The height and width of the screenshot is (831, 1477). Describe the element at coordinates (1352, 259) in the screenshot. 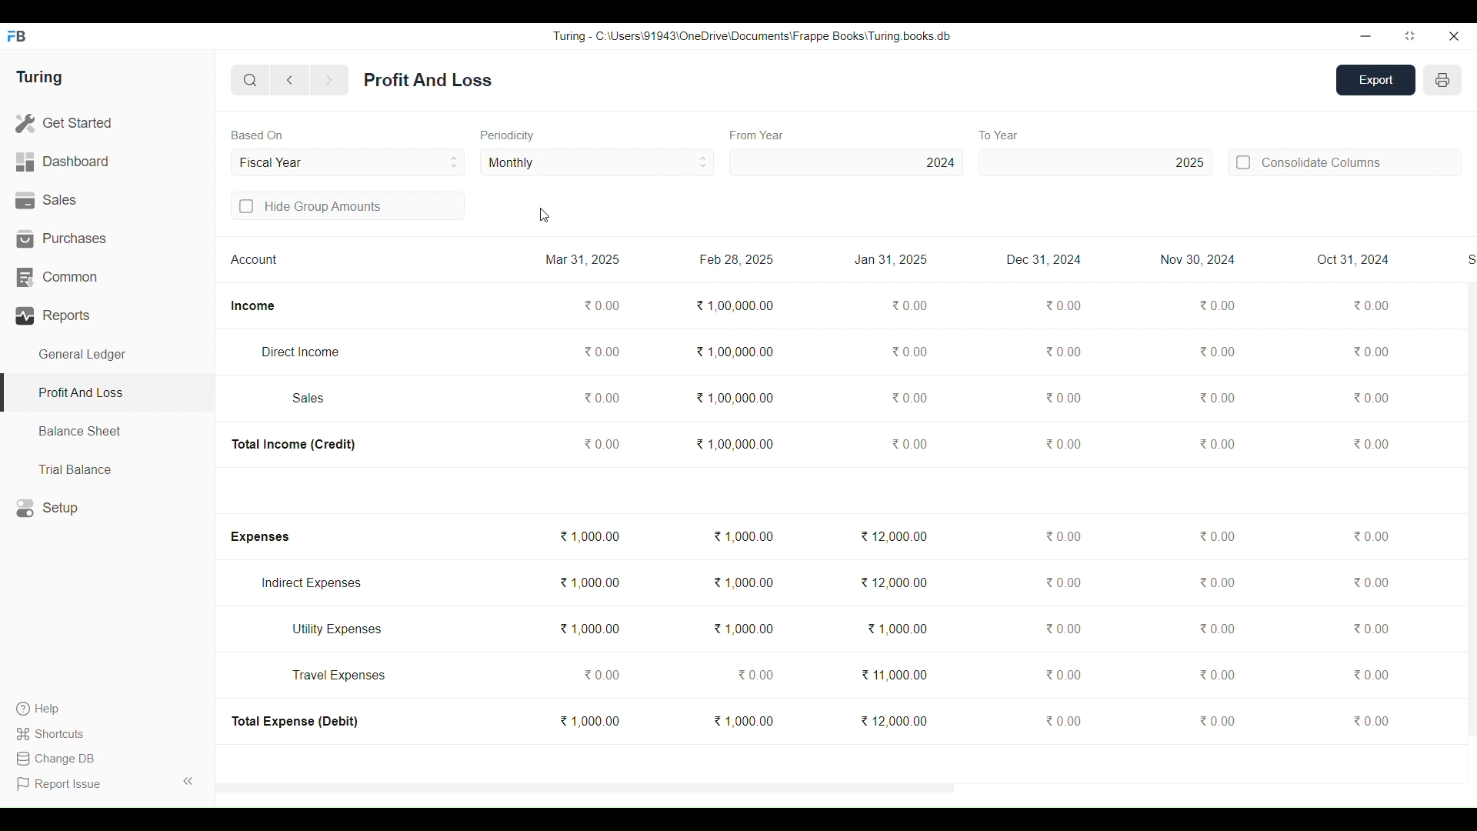

I see `Oct 31, 2024` at that location.